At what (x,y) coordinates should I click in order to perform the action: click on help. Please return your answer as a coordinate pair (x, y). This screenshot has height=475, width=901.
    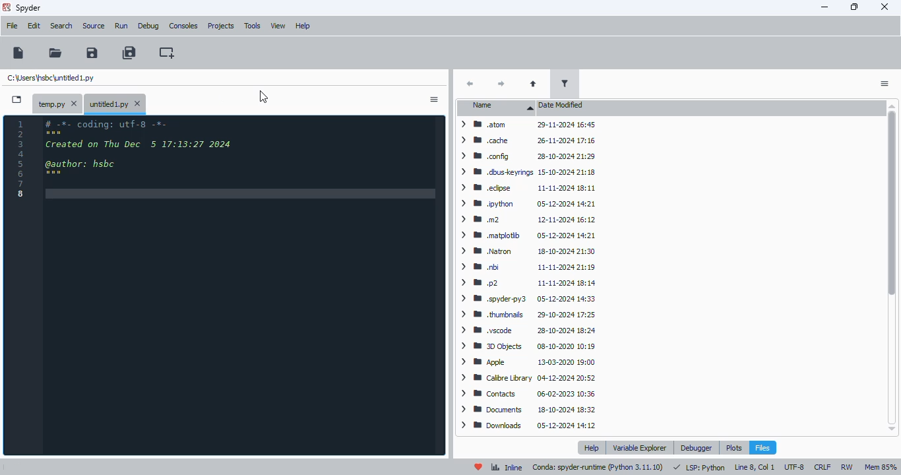
    Looking at the image, I should click on (592, 447).